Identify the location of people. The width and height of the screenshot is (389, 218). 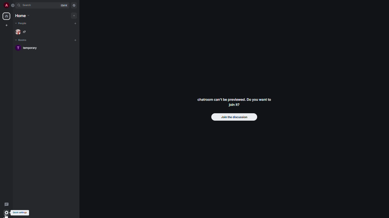
(22, 23).